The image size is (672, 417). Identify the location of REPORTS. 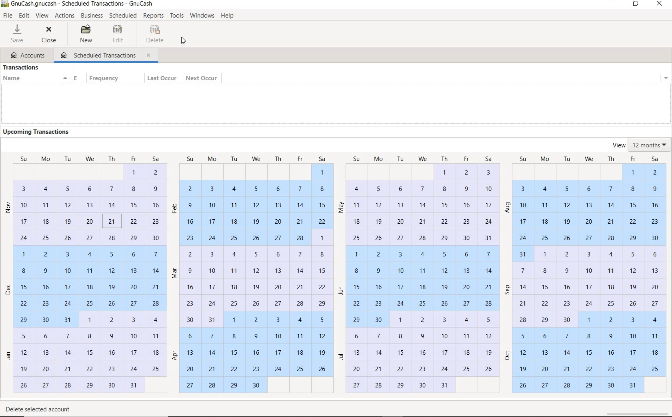
(154, 16).